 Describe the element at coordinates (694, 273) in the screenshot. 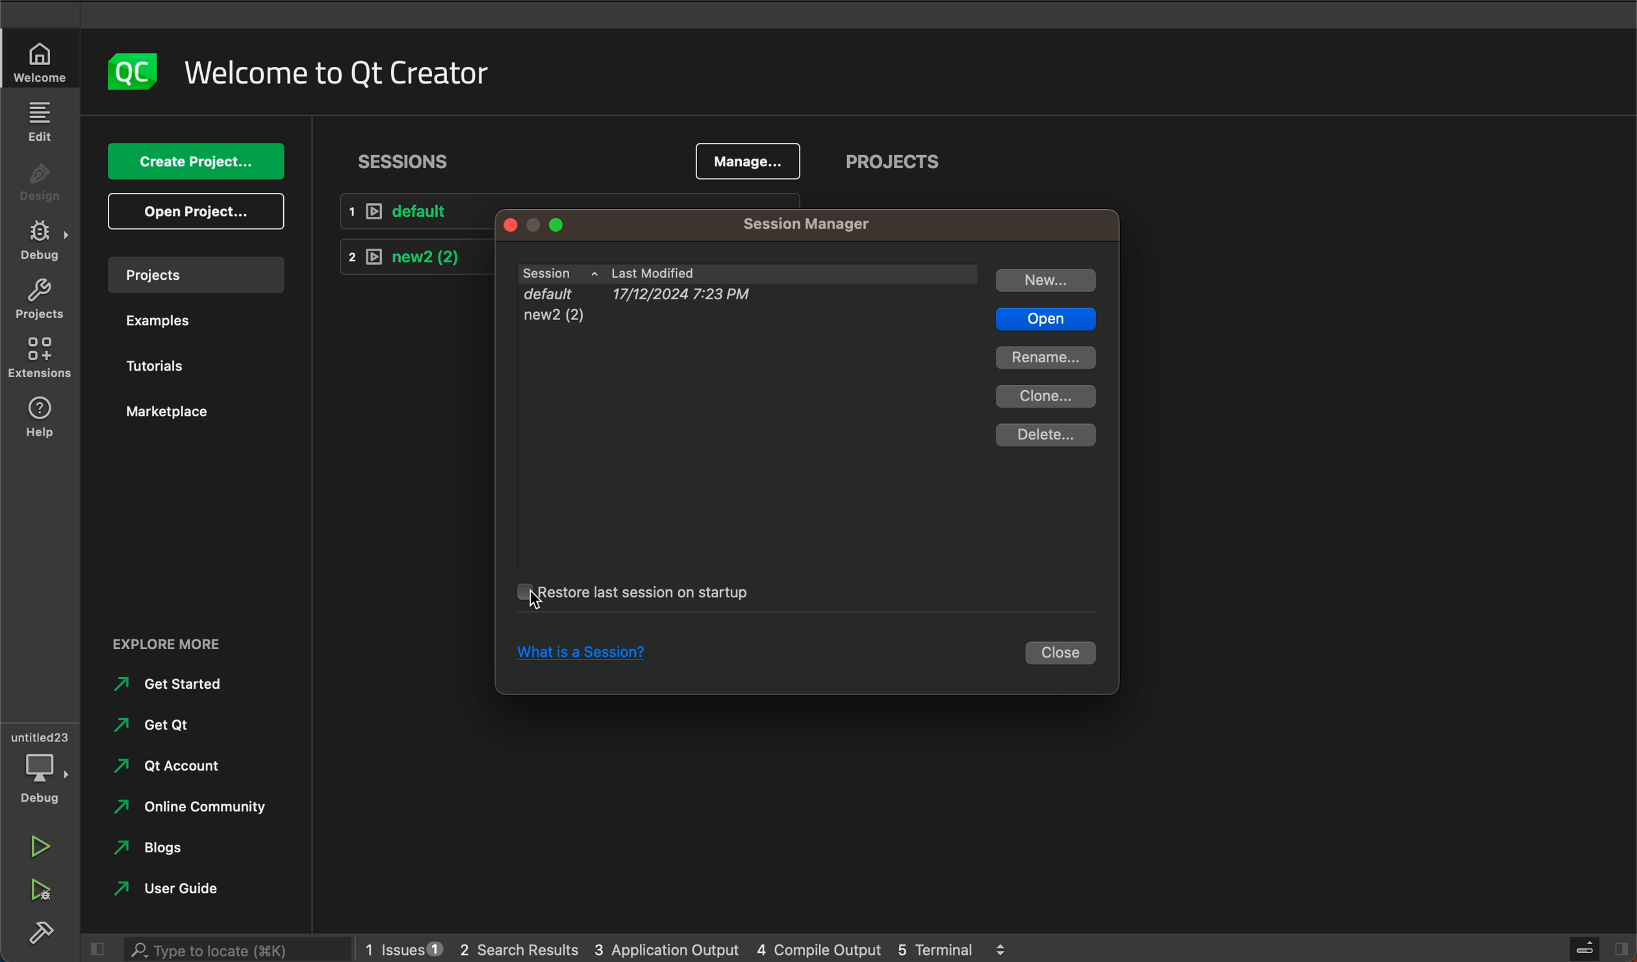

I see `sessions` at that location.